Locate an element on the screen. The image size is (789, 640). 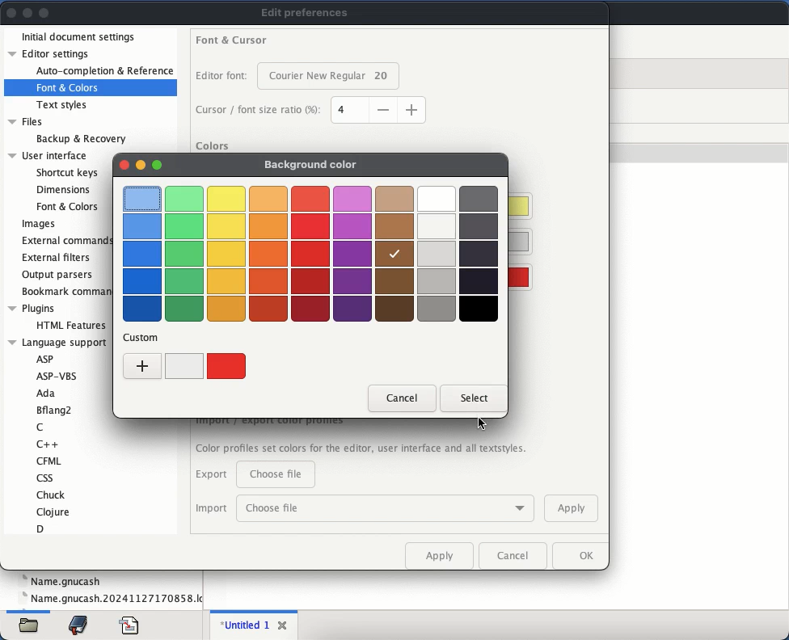
external commands is located at coordinates (65, 240).